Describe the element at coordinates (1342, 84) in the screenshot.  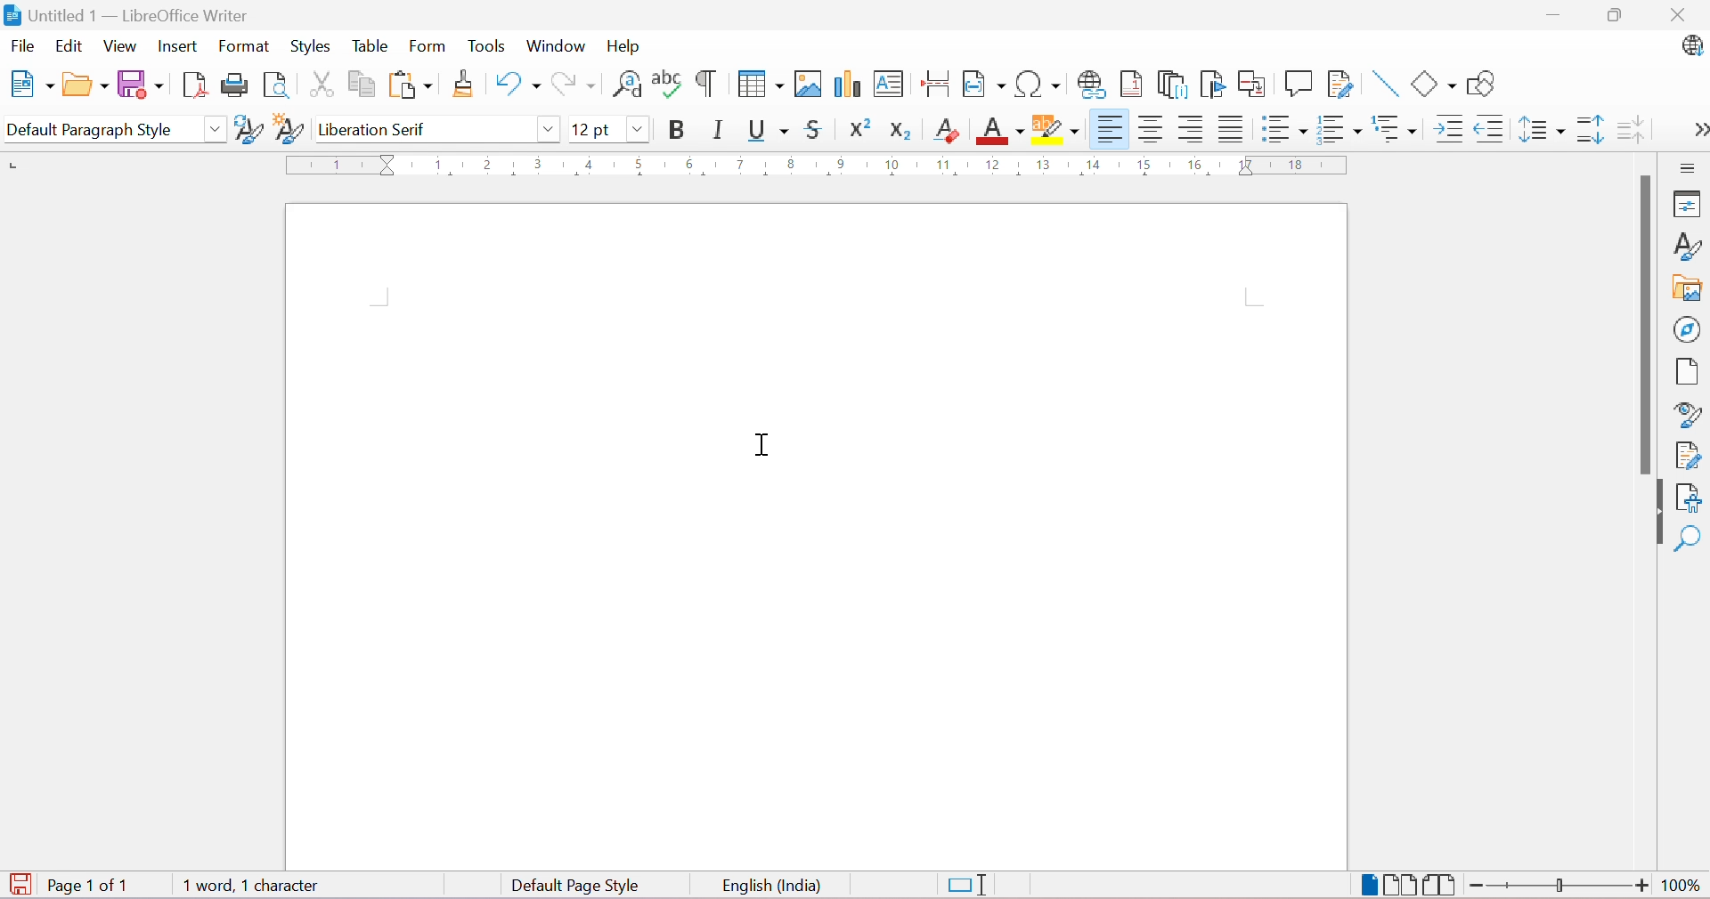
I see `Show Track Changes Functions` at that location.